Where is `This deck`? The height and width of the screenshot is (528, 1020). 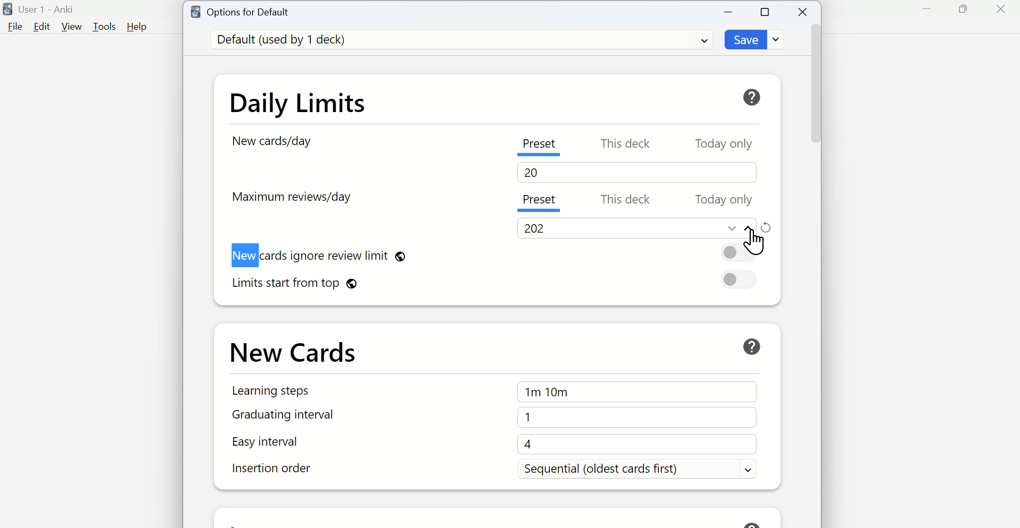 This deck is located at coordinates (627, 201).